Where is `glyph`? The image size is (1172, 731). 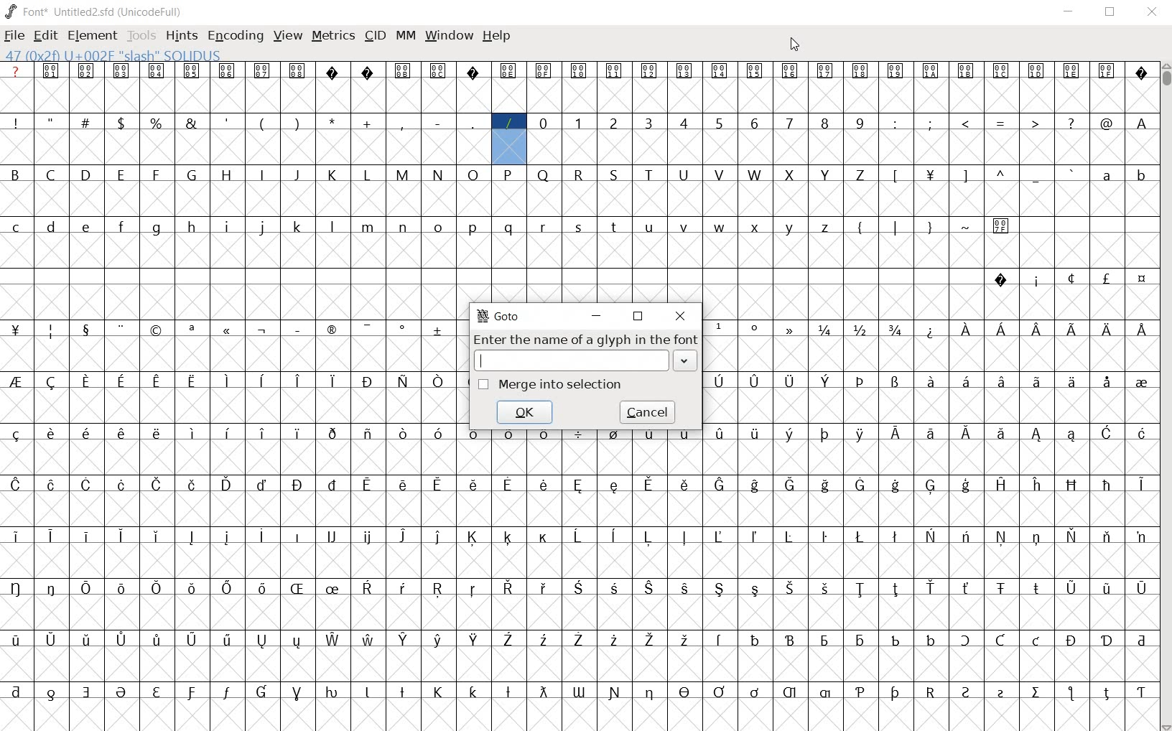
glyph is located at coordinates (1037, 485).